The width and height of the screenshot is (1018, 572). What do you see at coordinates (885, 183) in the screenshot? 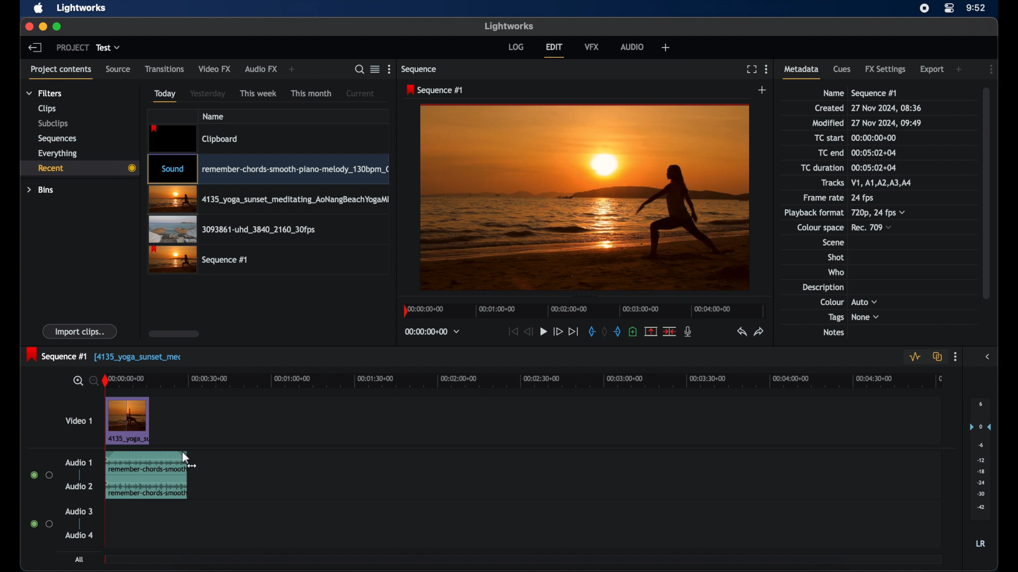
I see `tracks` at bounding box center [885, 183].